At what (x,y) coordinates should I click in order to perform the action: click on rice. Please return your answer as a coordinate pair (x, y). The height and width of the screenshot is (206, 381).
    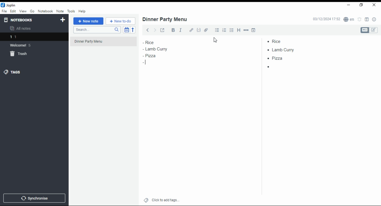
    Looking at the image, I should click on (282, 40).